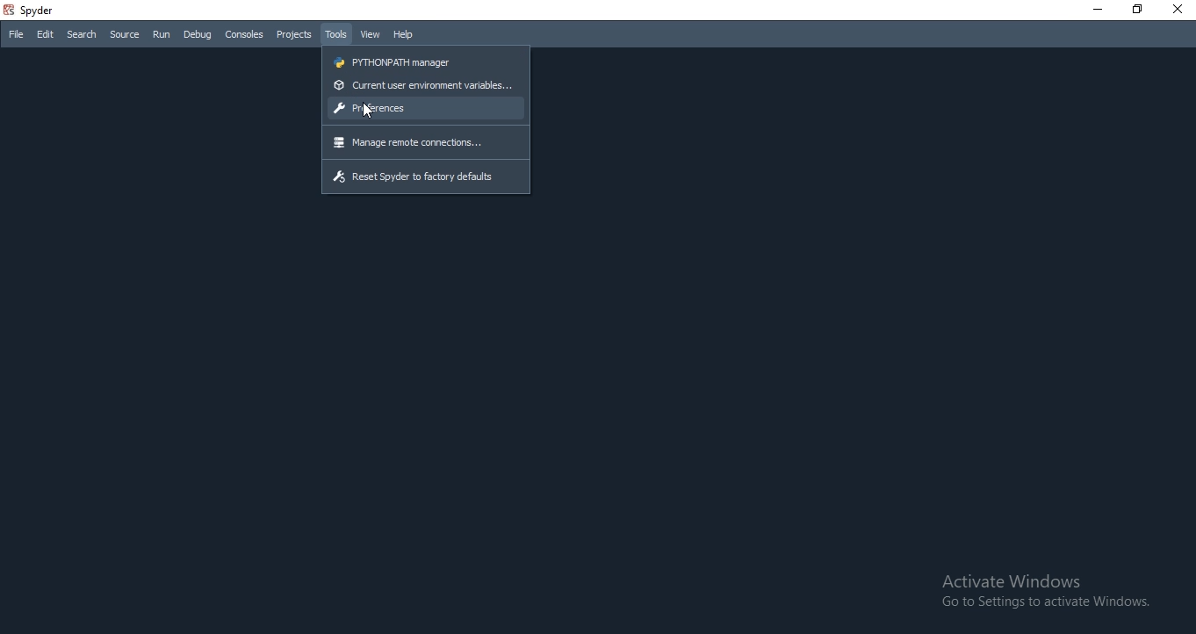 This screenshot has width=1196, height=634. Describe the element at coordinates (46, 33) in the screenshot. I see `Edit` at that location.